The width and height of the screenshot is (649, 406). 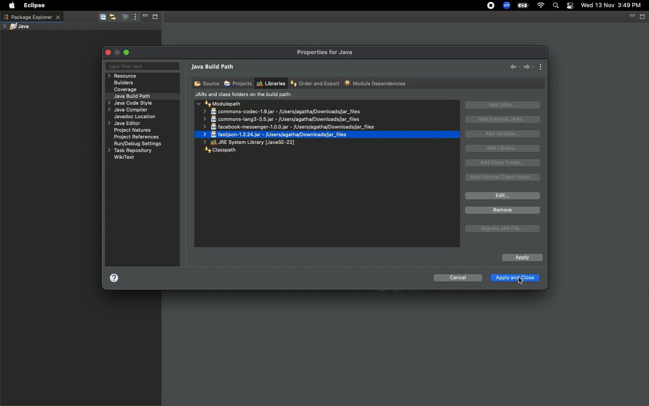 I want to click on Recording, so click(x=491, y=6).